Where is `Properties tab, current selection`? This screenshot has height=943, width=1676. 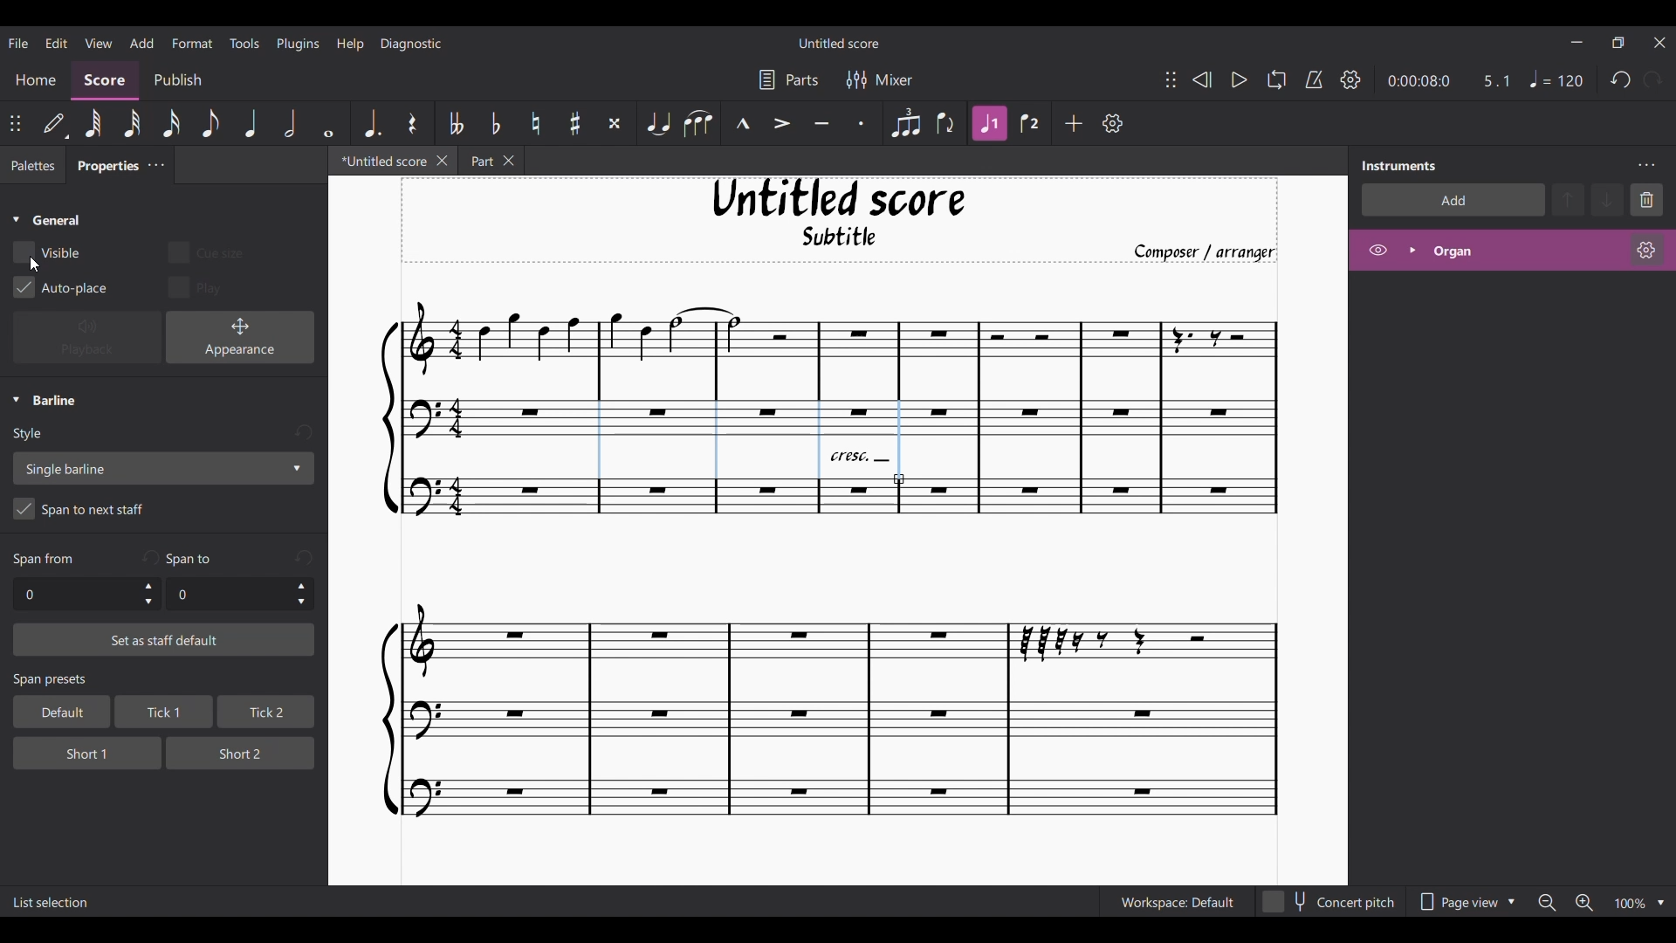 Properties tab, current selection is located at coordinates (102, 168).